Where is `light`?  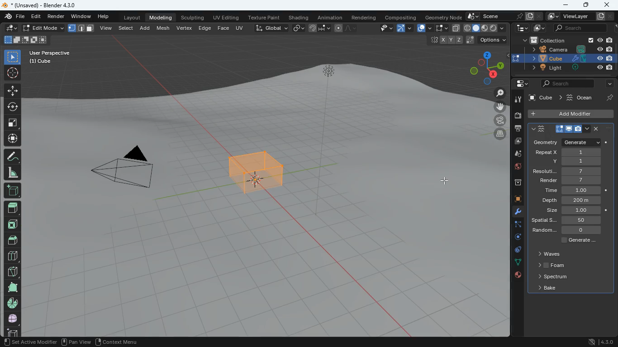 light is located at coordinates (329, 98).